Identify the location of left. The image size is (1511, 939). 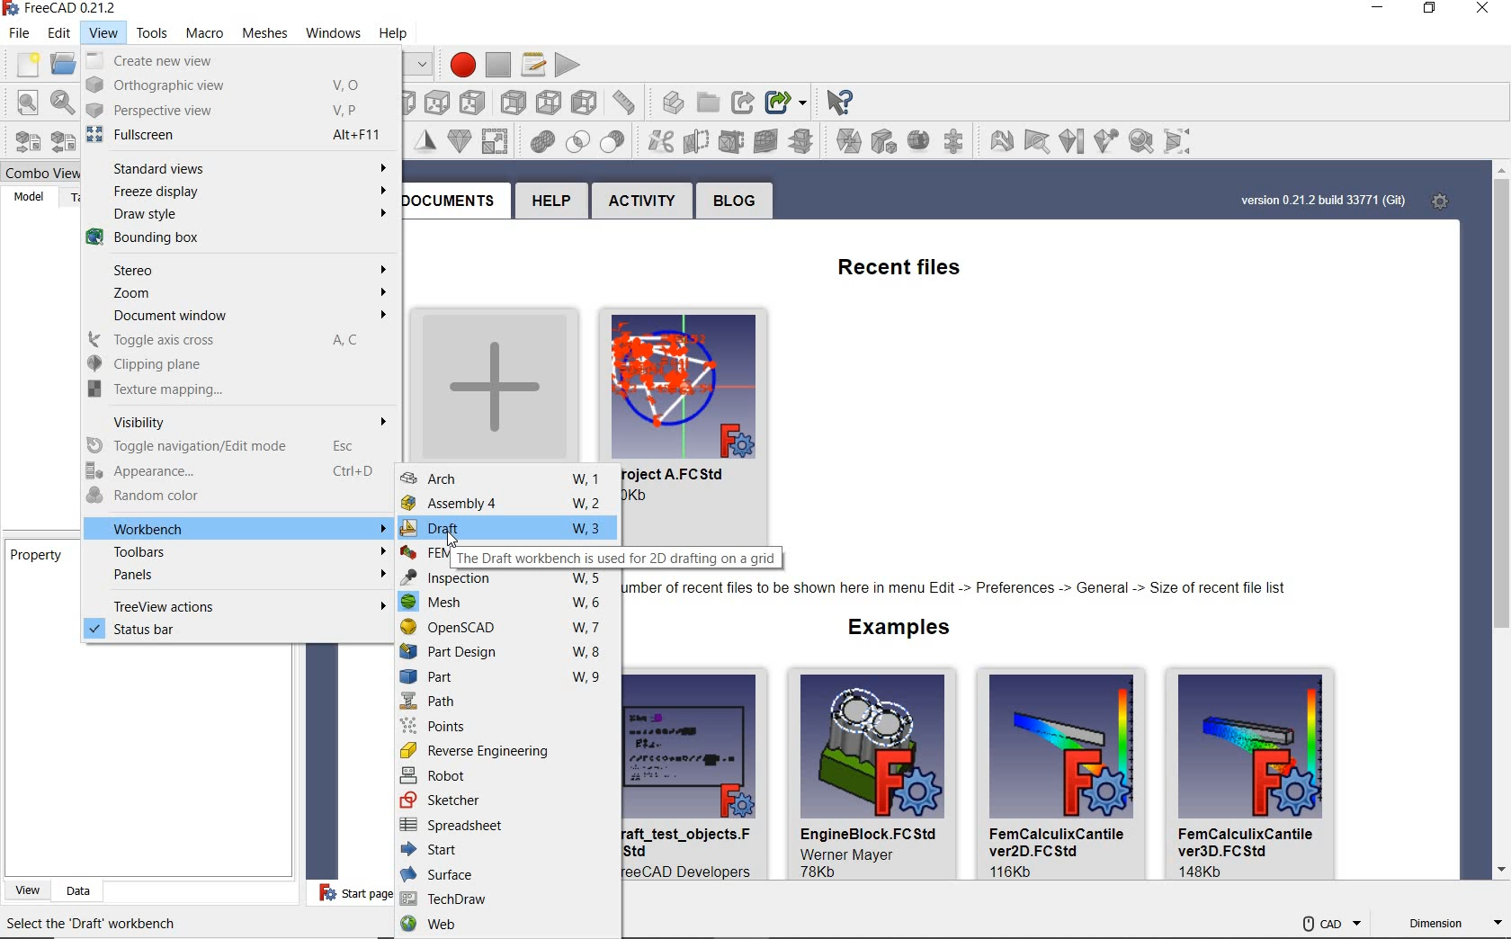
(549, 101).